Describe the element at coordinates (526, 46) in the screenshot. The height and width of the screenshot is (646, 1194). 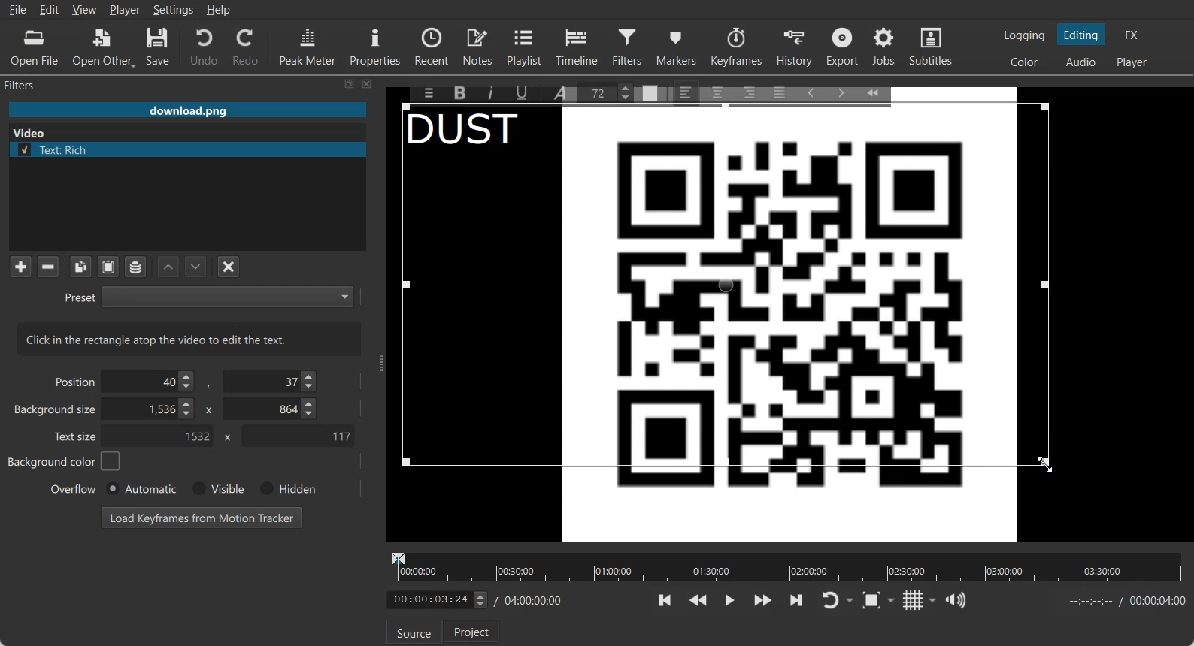
I see `Playlist` at that location.